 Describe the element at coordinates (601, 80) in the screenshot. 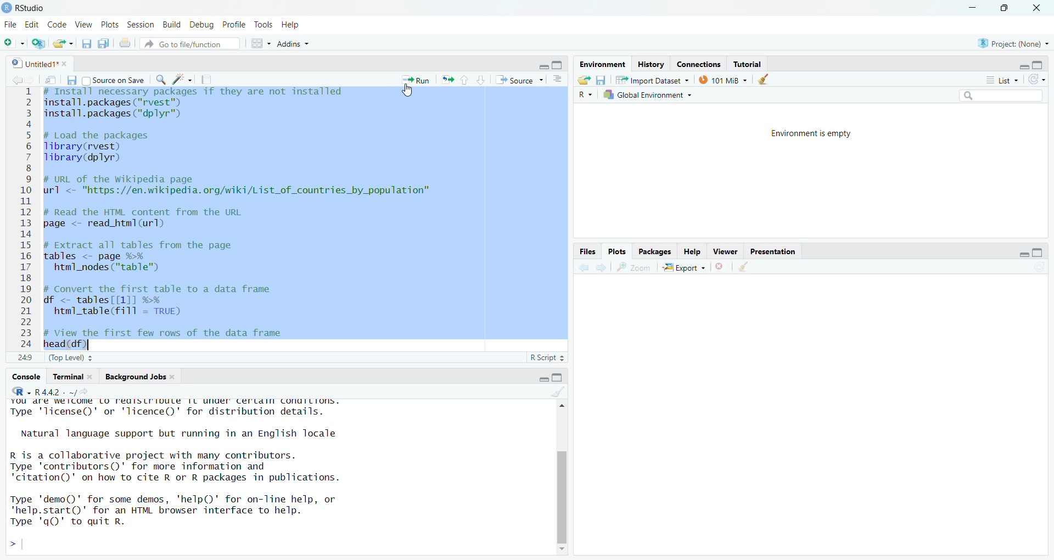

I see `save` at that location.